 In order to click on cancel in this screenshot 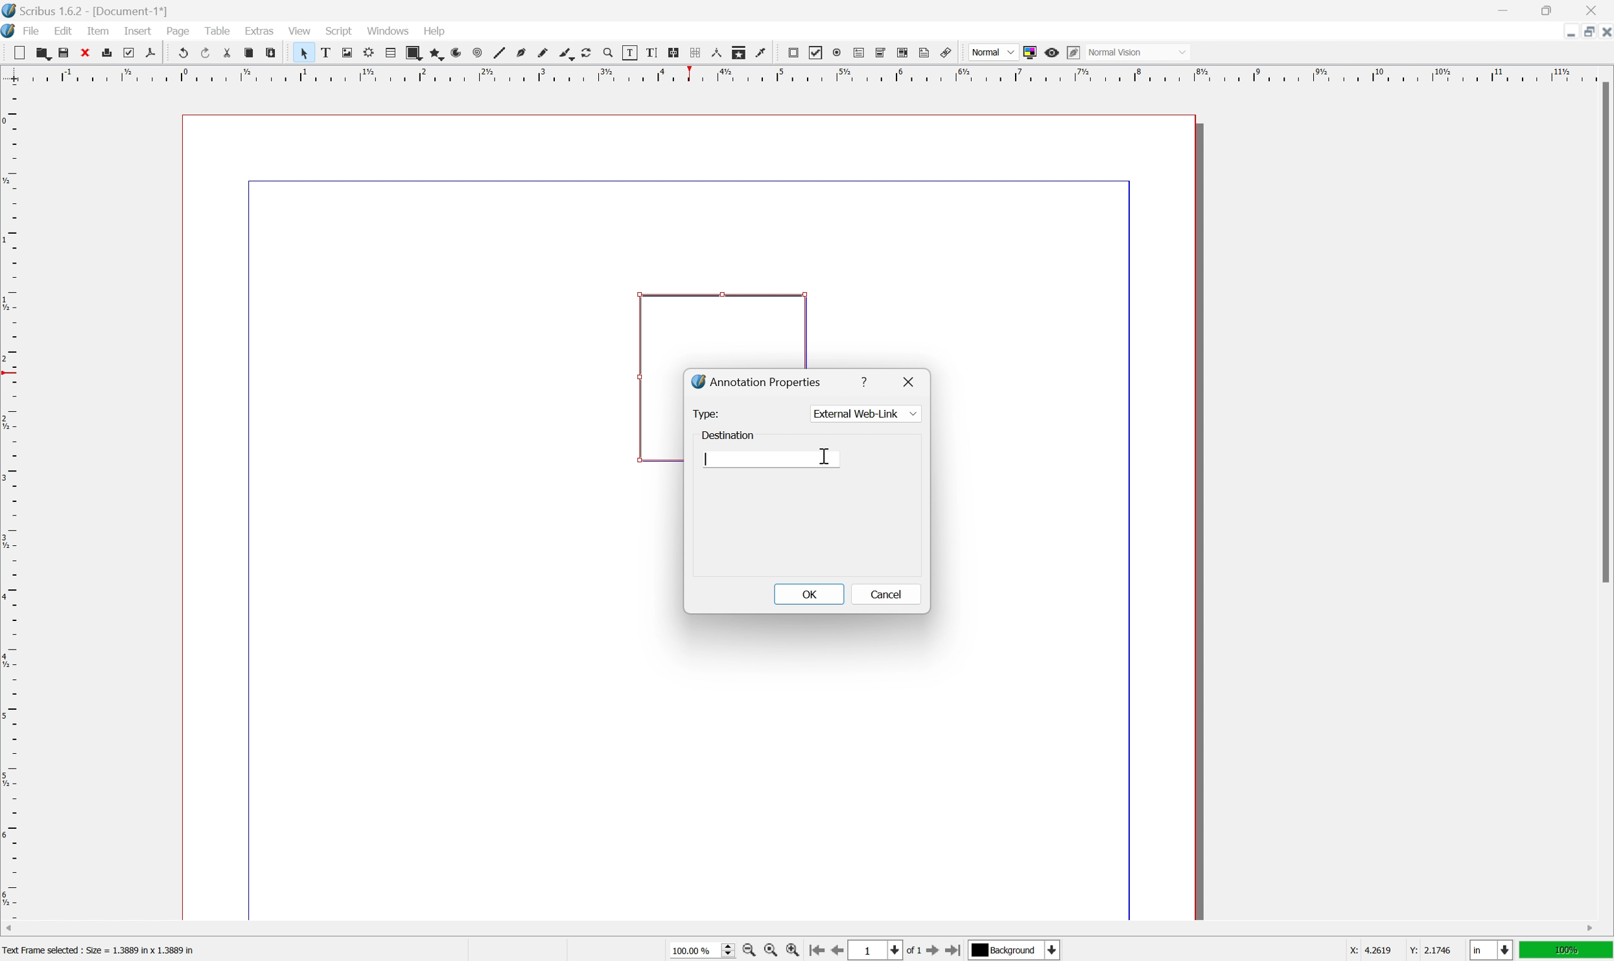, I will do `click(883, 595)`.